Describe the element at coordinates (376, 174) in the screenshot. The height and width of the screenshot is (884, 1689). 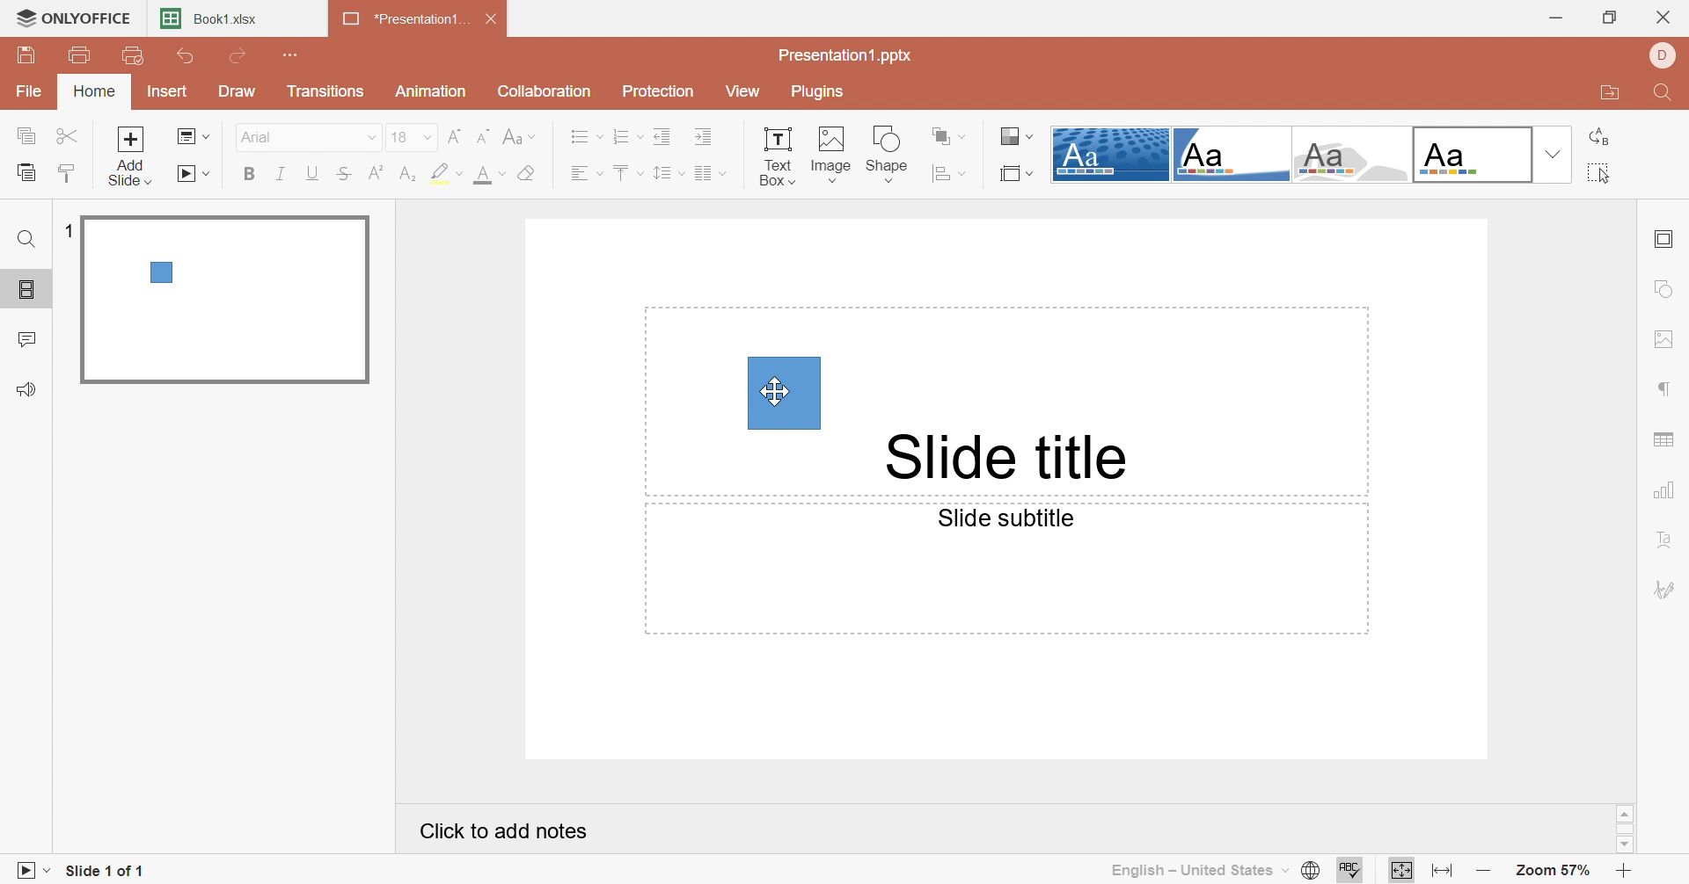
I see `Superscript` at that location.